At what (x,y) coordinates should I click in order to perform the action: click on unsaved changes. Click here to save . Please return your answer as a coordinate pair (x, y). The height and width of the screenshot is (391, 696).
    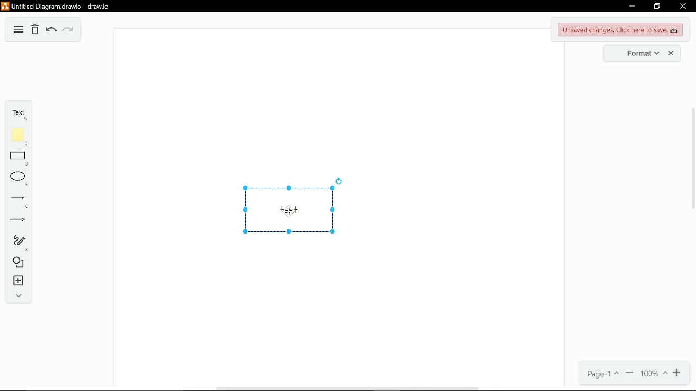
    Looking at the image, I should click on (619, 30).